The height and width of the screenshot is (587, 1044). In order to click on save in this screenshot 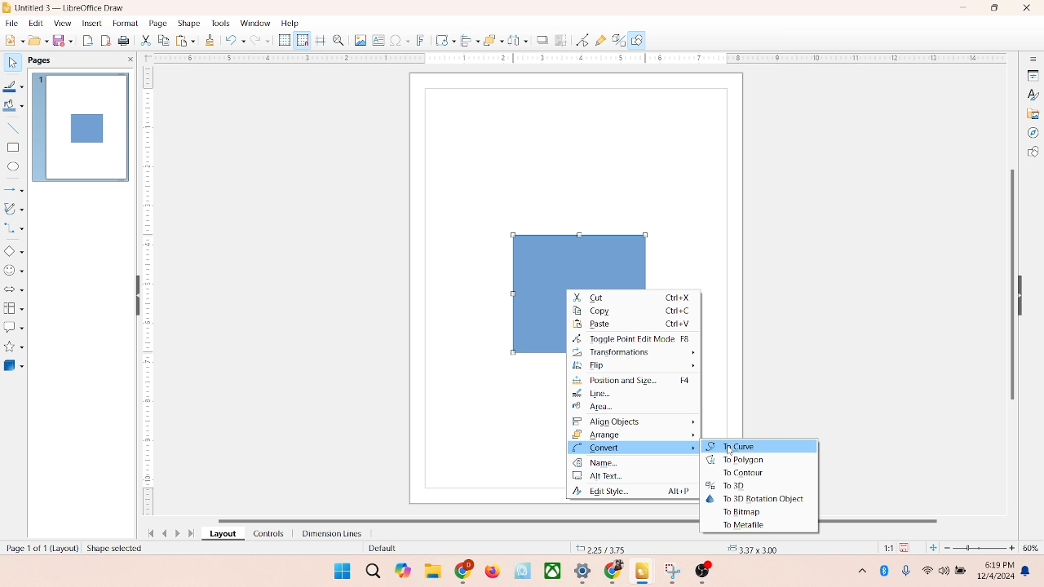, I will do `click(64, 40)`.